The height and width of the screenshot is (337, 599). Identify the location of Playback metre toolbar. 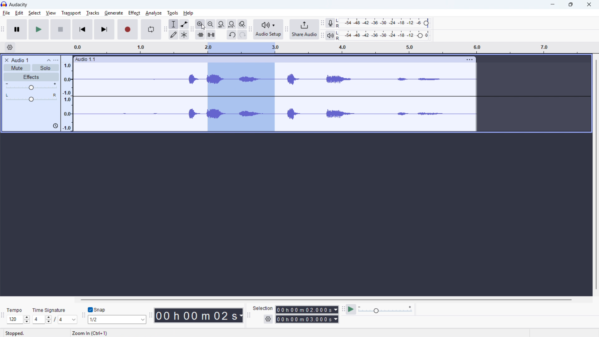
(322, 36).